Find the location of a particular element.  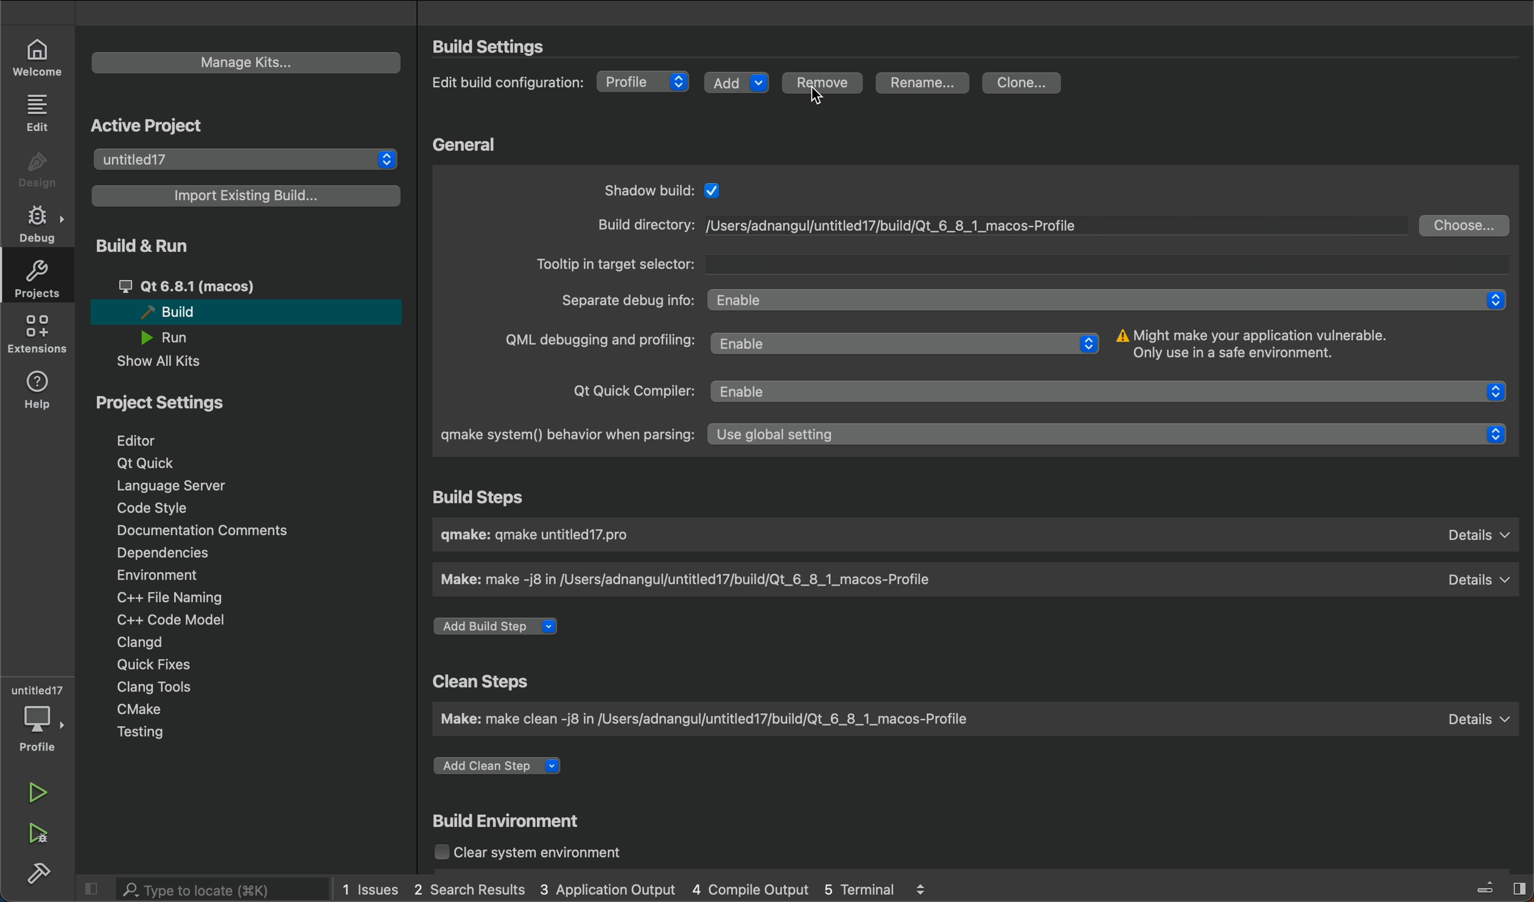

file path is located at coordinates (889, 226).